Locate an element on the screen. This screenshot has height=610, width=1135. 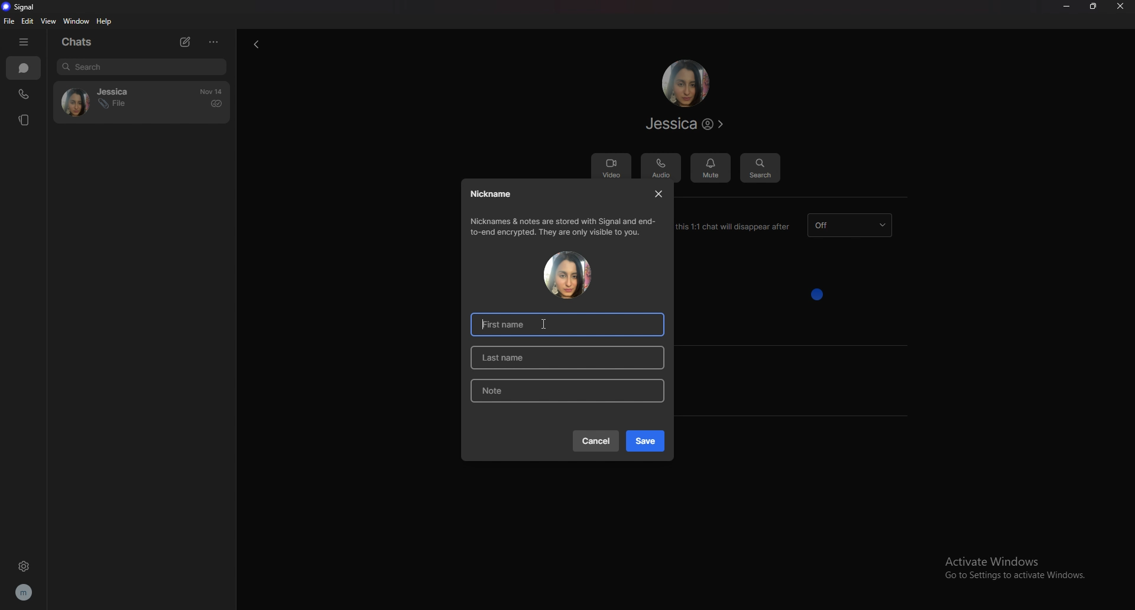
contact info is located at coordinates (684, 124).